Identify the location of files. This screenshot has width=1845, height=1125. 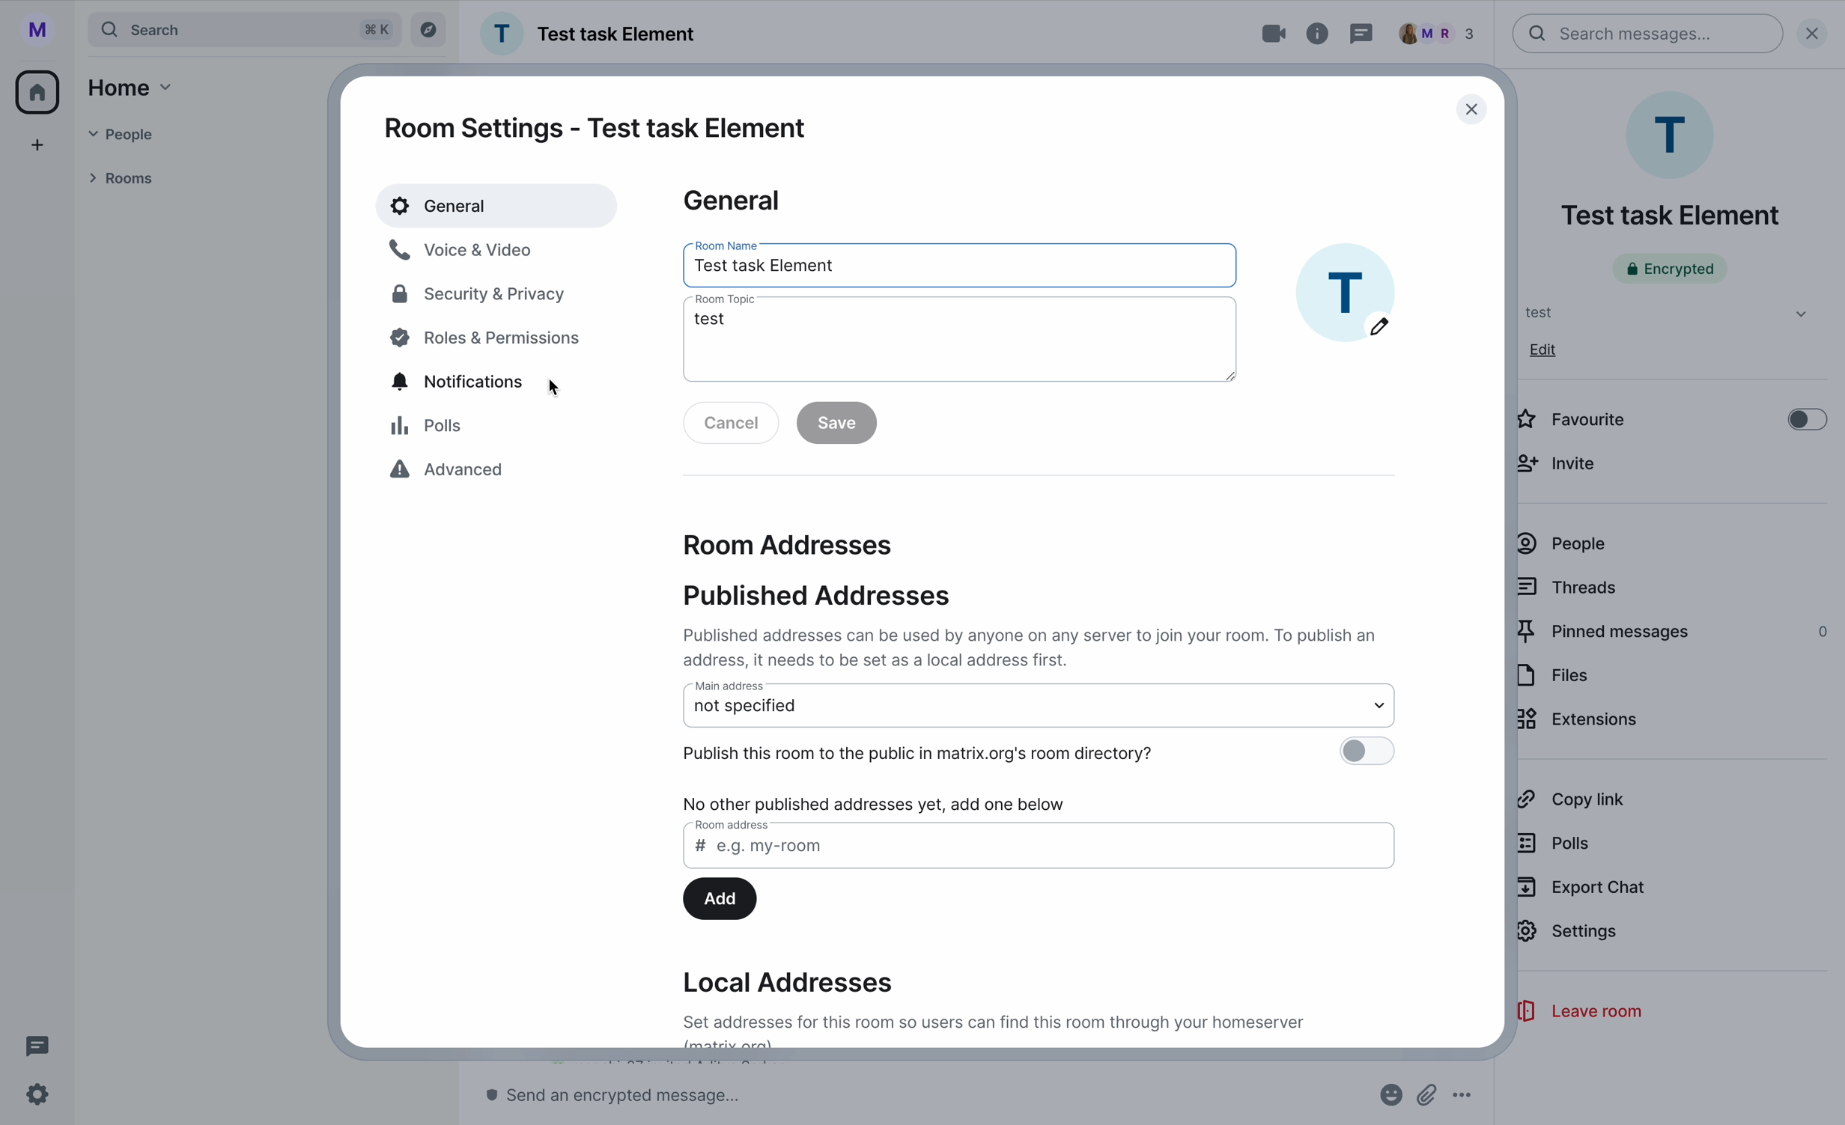
(1554, 676).